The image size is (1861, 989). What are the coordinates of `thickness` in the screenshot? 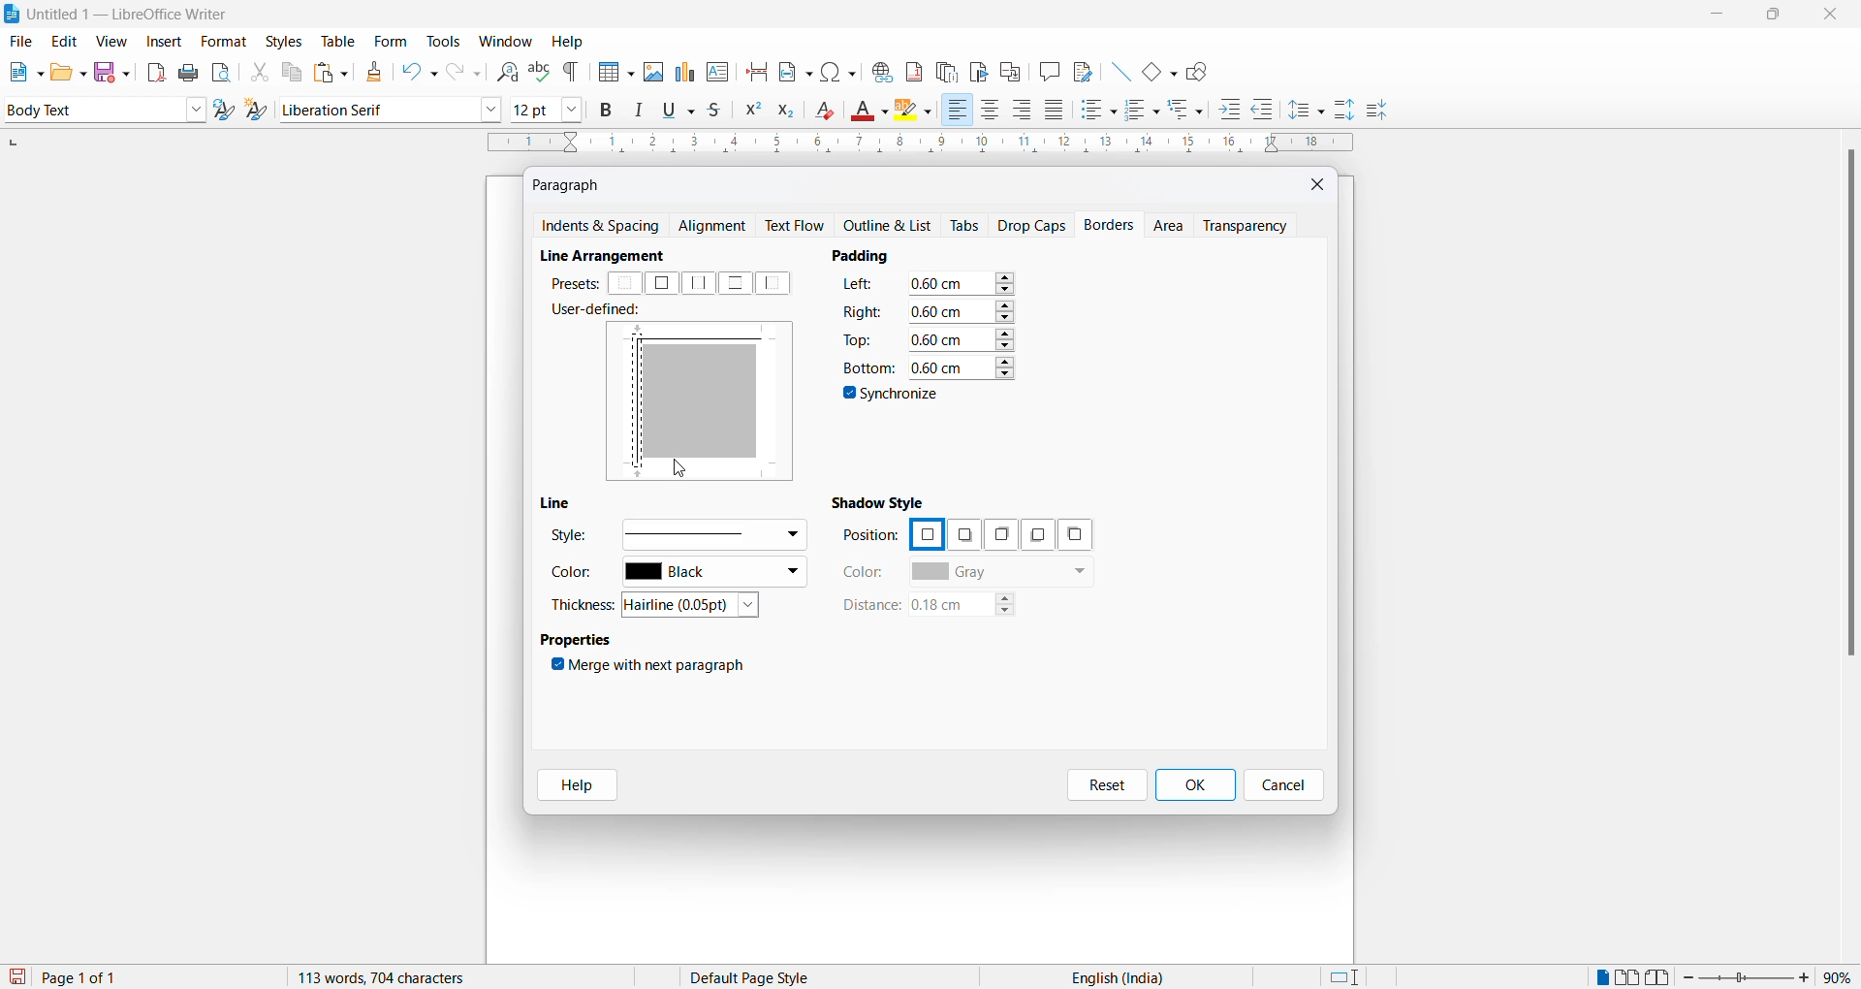 It's located at (585, 604).